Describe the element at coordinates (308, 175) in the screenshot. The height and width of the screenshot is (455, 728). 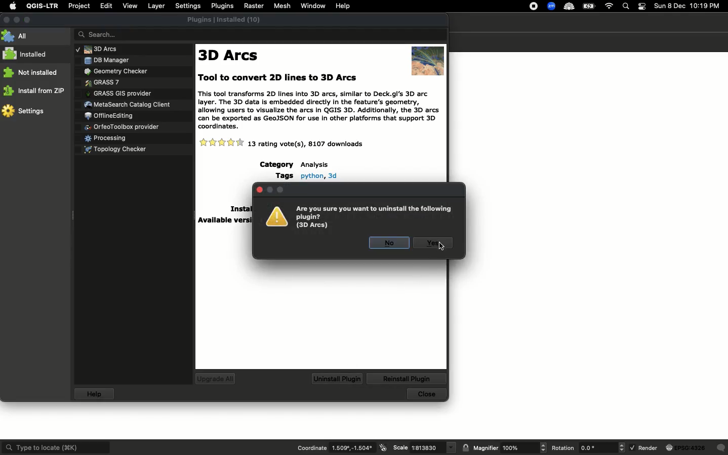
I see `details` at that location.